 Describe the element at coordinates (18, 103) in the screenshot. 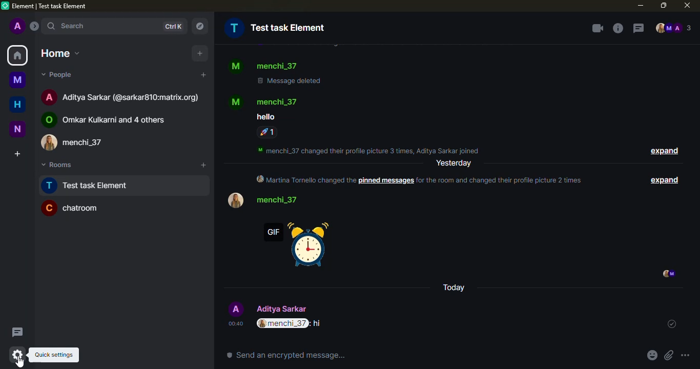

I see `home` at that location.